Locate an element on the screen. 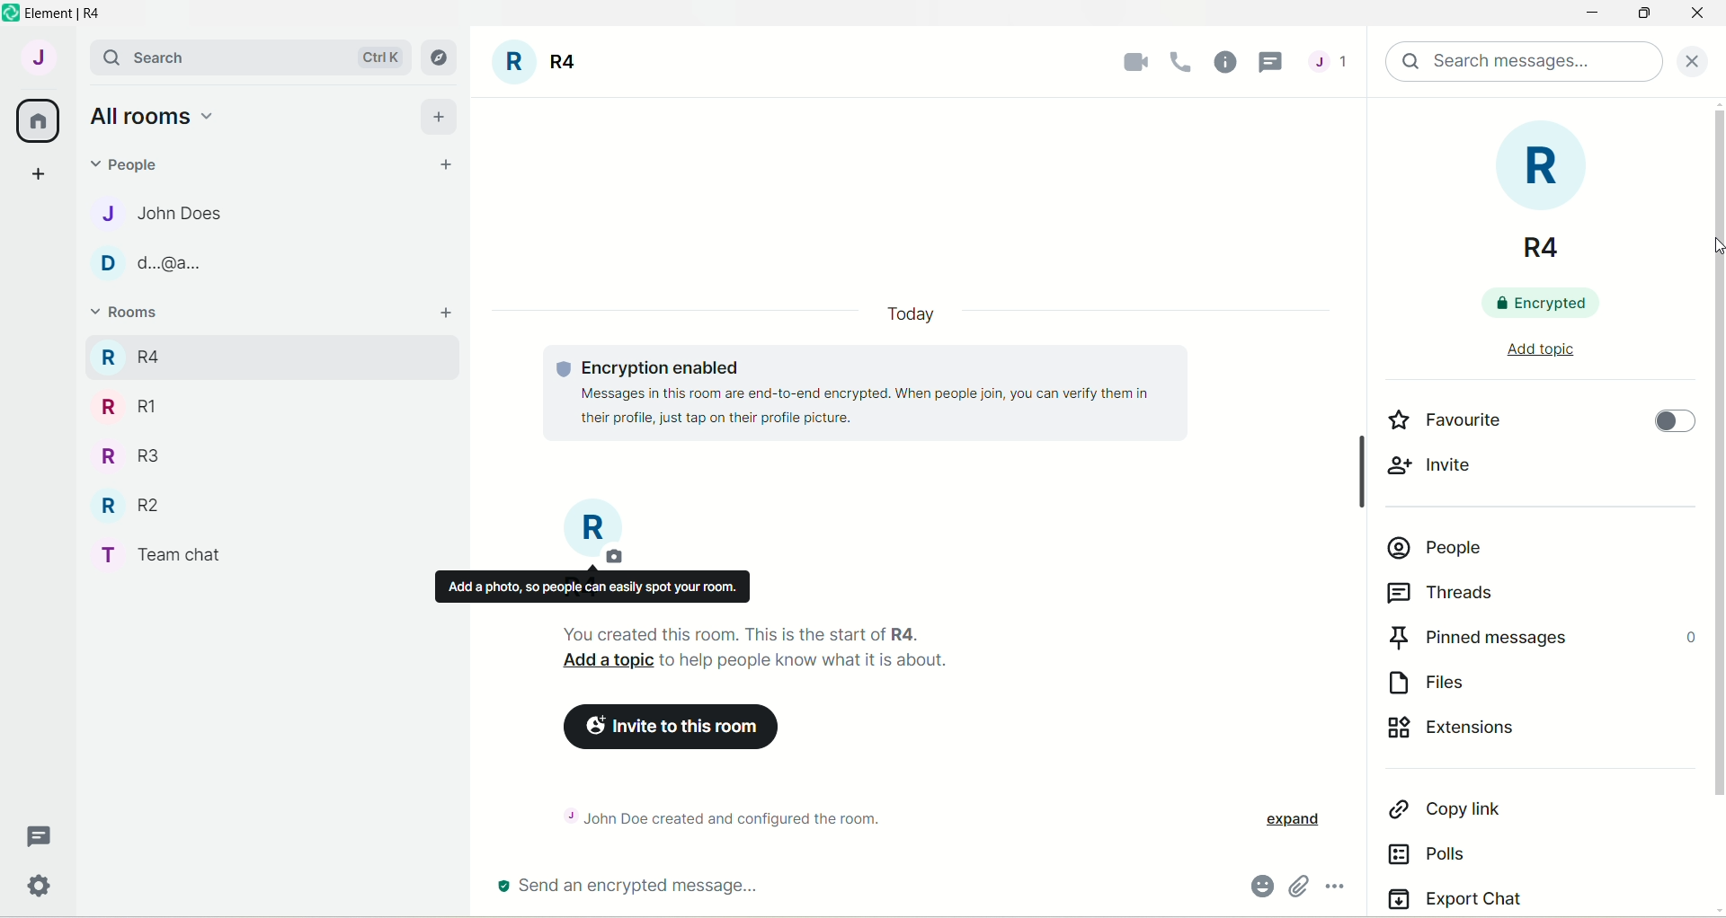 Image resolution: width=1726 pixels, height=918 pixels. add topic is located at coordinates (1538, 349).